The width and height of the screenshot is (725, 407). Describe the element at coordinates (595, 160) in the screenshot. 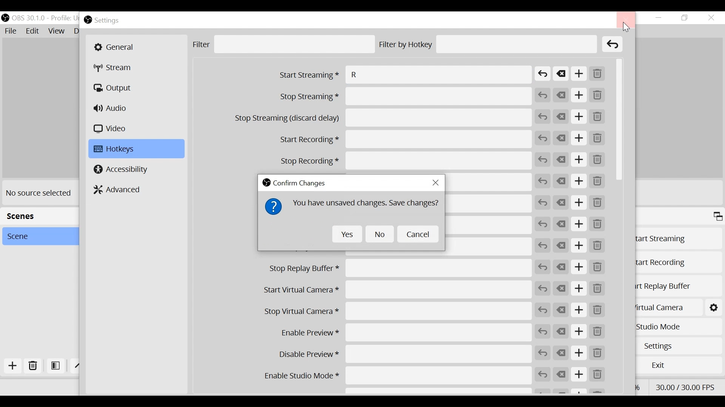

I see `Remove` at that location.